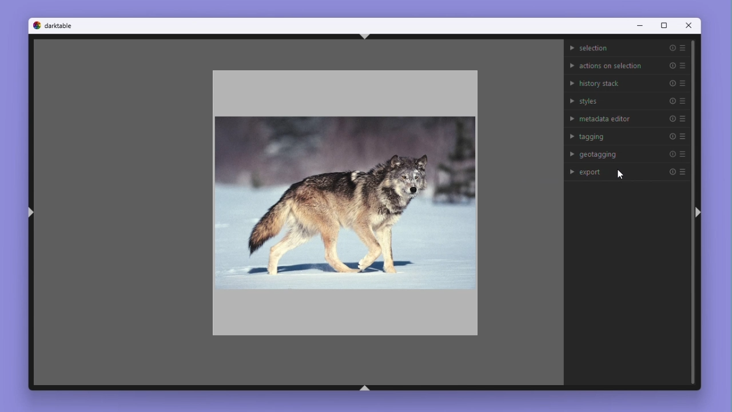 The width and height of the screenshot is (732, 412). Describe the element at coordinates (628, 172) in the screenshot. I see `Export` at that location.